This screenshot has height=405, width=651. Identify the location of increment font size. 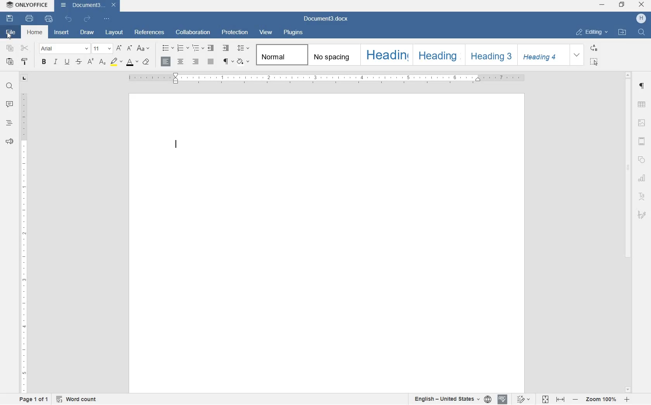
(119, 48).